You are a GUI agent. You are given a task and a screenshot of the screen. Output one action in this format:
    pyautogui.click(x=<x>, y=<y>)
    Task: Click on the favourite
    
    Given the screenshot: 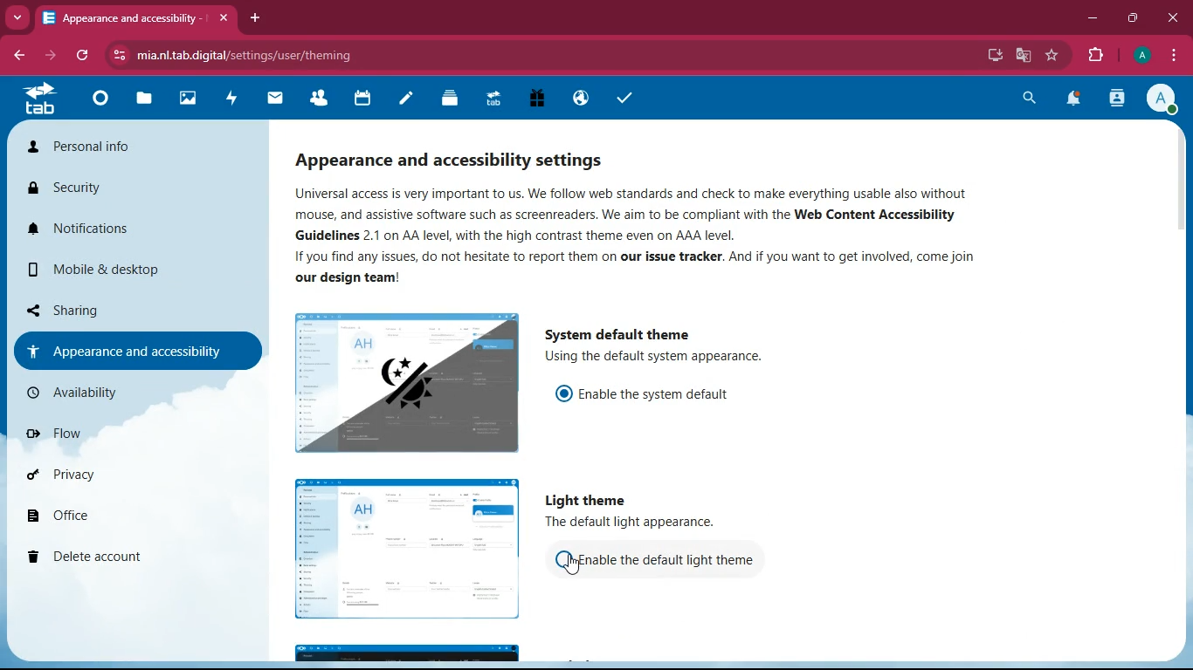 What is the action you would take?
    pyautogui.click(x=1054, y=53)
    